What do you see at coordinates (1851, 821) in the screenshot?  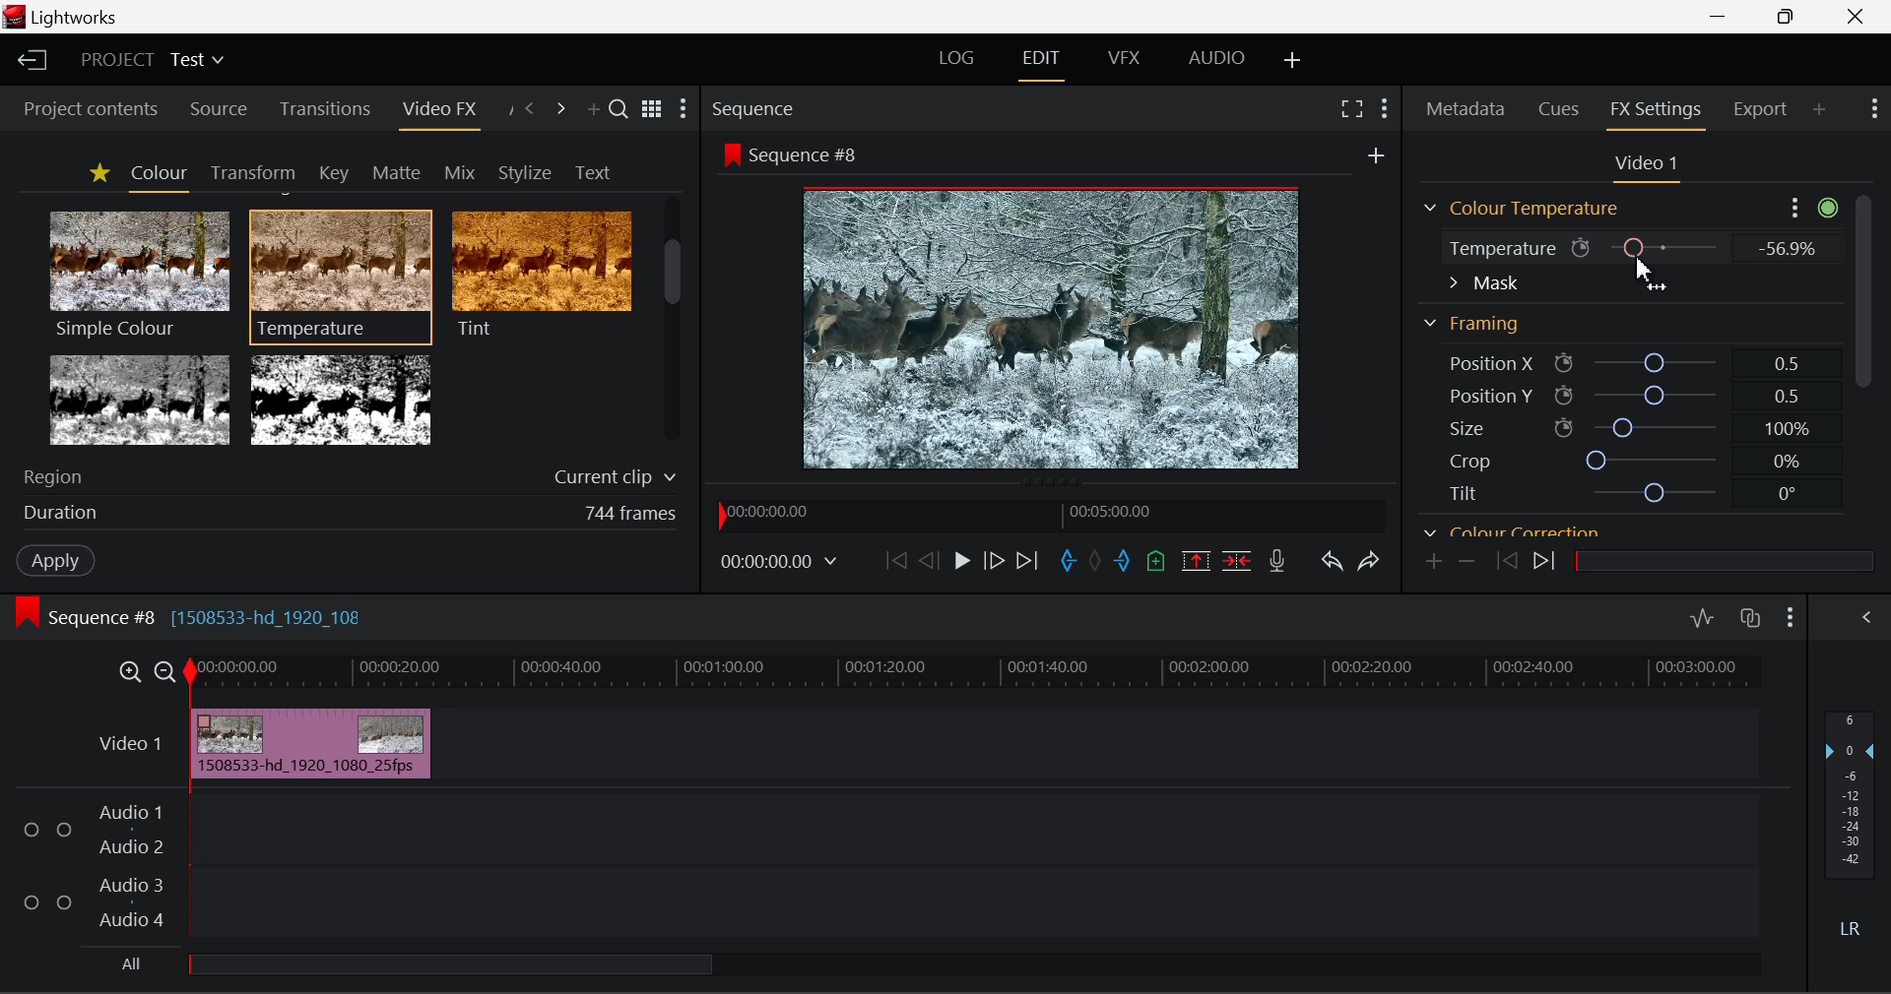 I see `Decibel Level` at bounding box center [1851, 821].